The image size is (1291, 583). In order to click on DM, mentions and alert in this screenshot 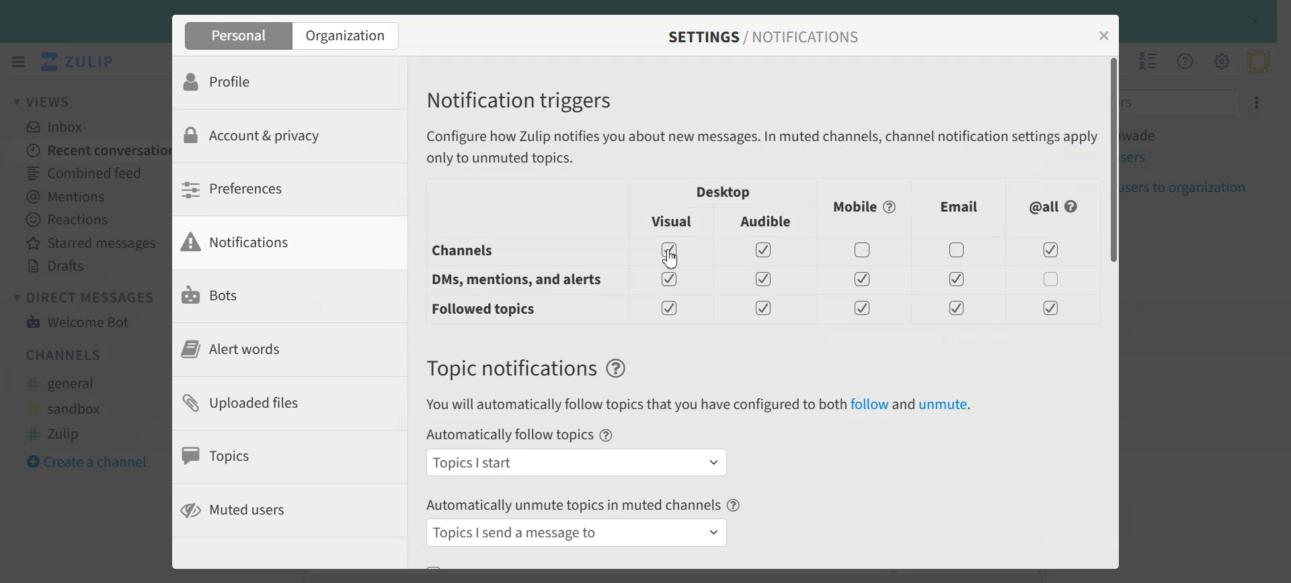, I will do `click(514, 280)`.